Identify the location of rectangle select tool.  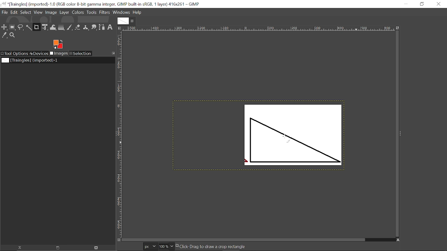
(13, 27).